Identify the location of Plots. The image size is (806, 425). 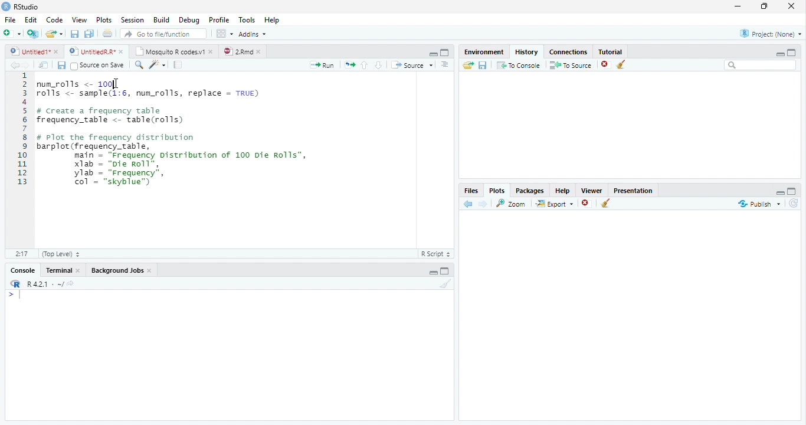
(104, 19).